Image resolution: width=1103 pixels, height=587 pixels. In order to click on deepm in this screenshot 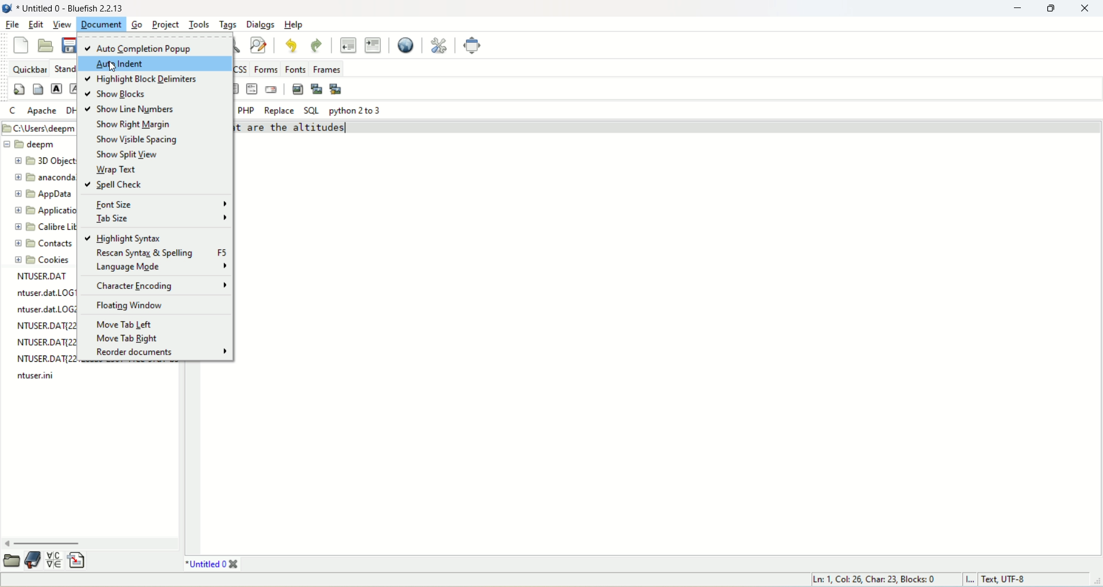, I will do `click(40, 144)`.